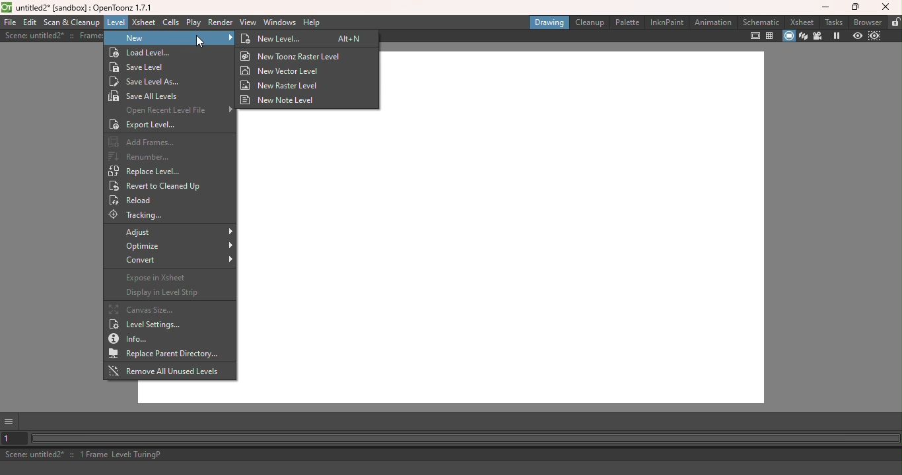  What do you see at coordinates (13, 440) in the screenshot?
I see `Set the current frame` at bounding box center [13, 440].